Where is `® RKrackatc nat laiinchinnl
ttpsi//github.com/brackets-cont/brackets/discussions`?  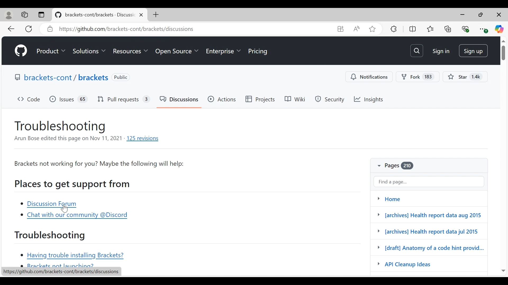 ® RKrackatc nat laiinchinnl
ttpsi//github.com/brackets-cont/brackets/discussions is located at coordinates (61, 272).